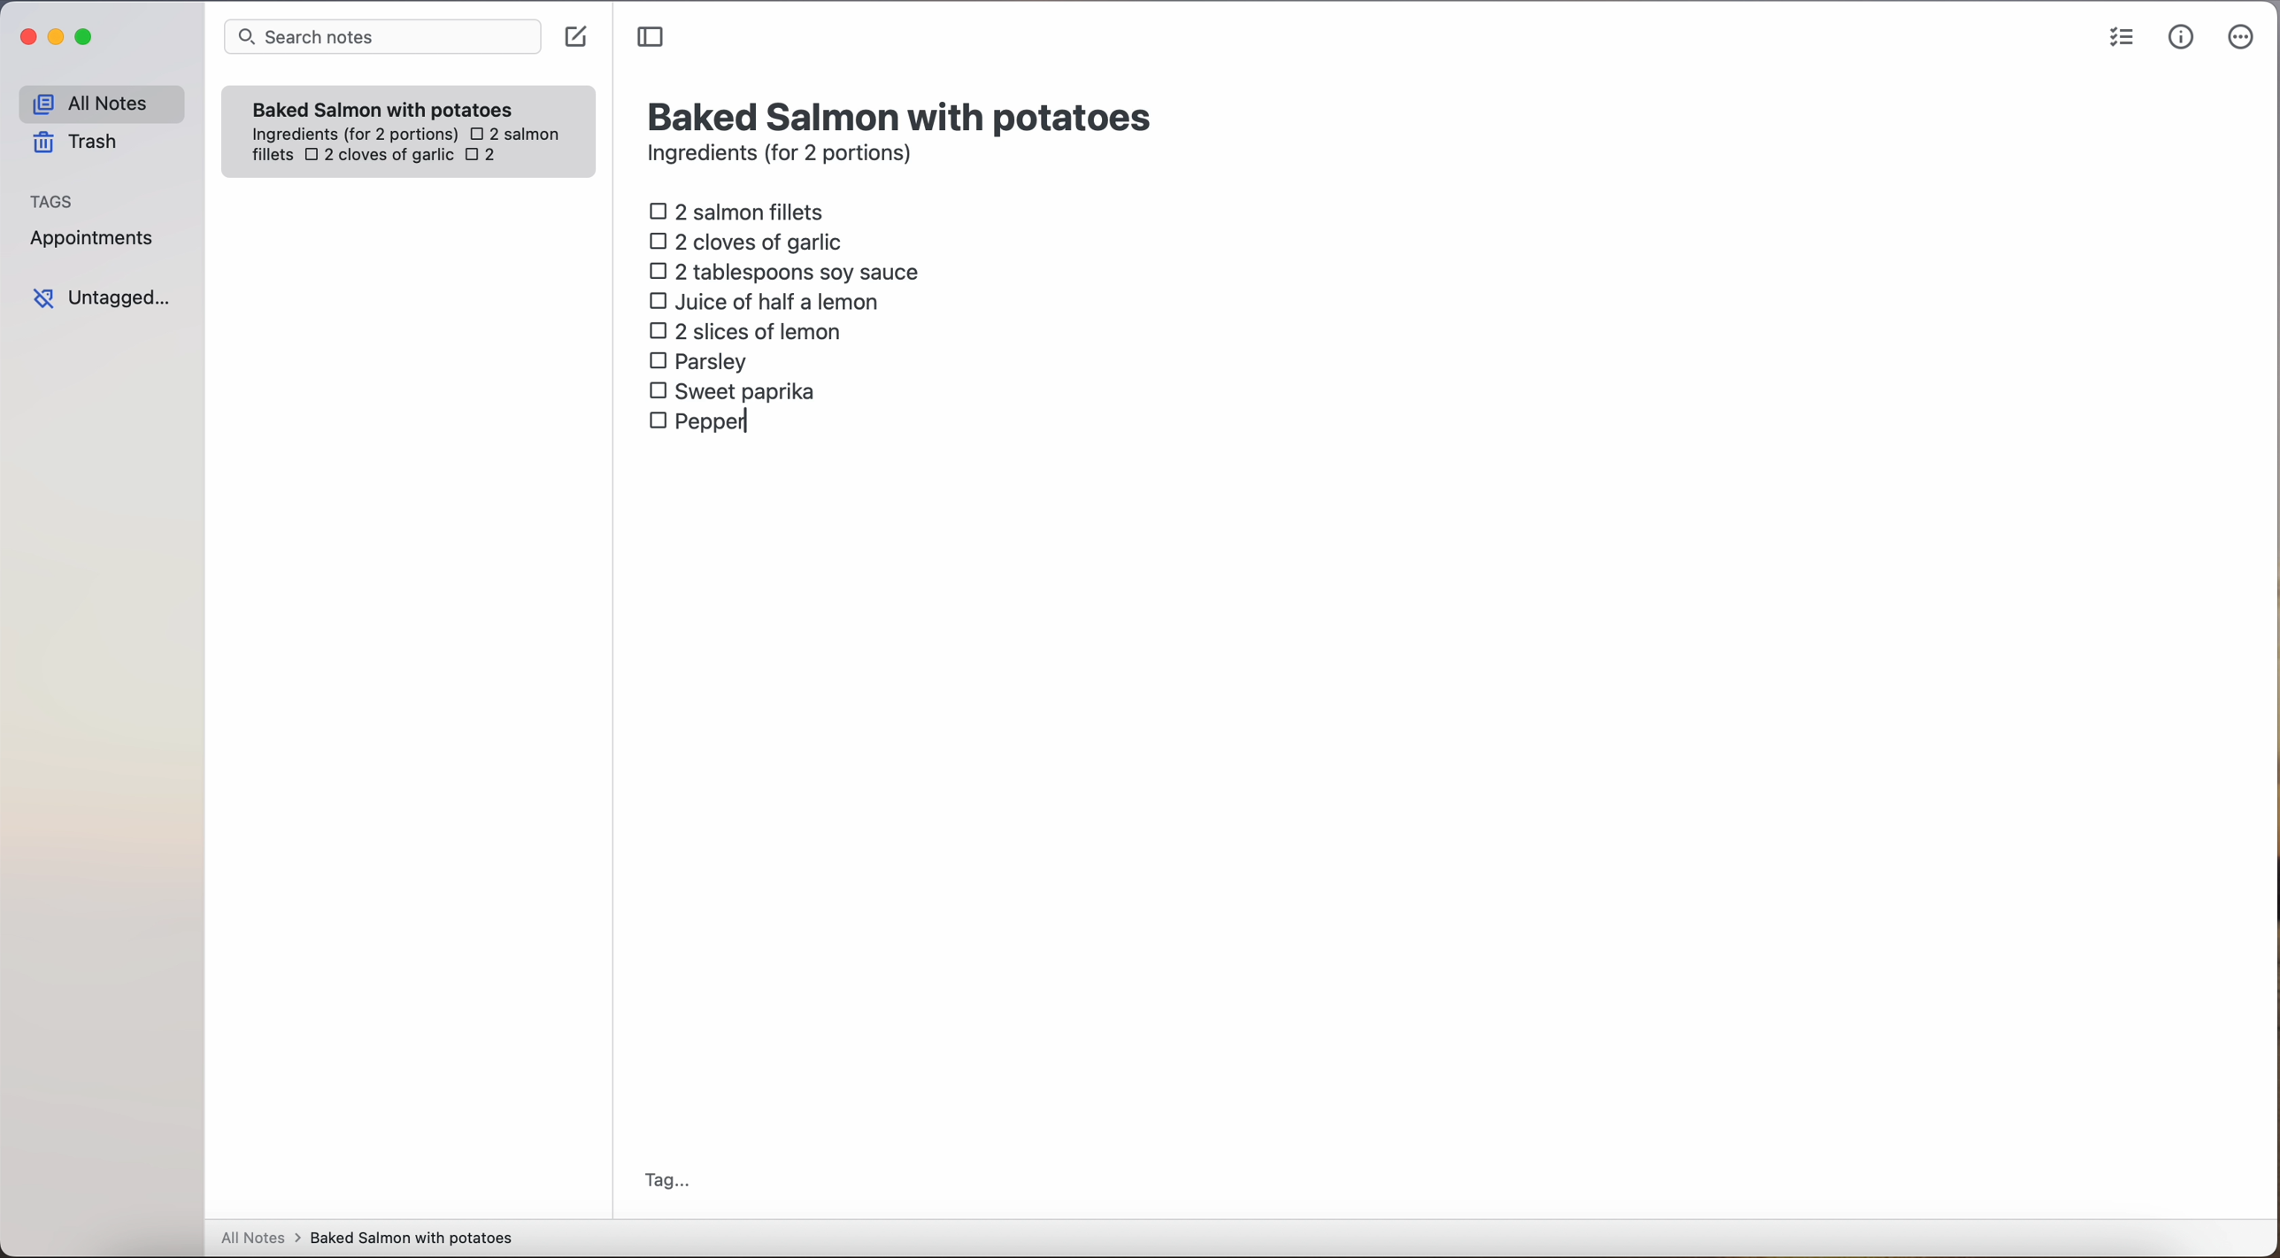 Image resolution: width=2280 pixels, height=1258 pixels. Describe the element at coordinates (2182, 36) in the screenshot. I see `metrics` at that location.